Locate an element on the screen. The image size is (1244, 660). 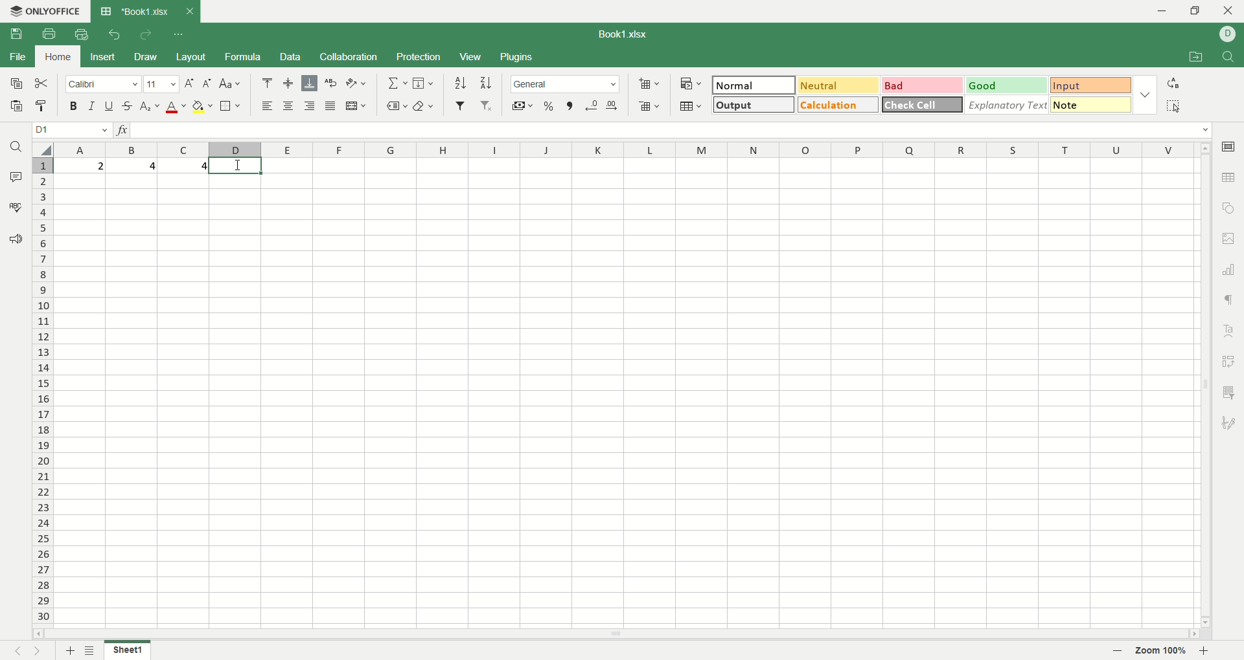
align bottom is located at coordinates (309, 83).